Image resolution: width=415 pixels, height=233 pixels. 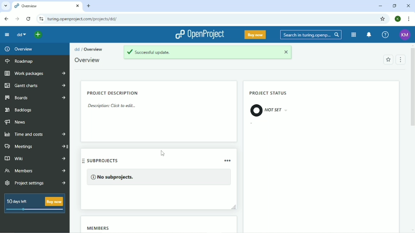 What do you see at coordinates (369, 34) in the screenshot?
I see `To notification center` at bounding box center [369, 34].